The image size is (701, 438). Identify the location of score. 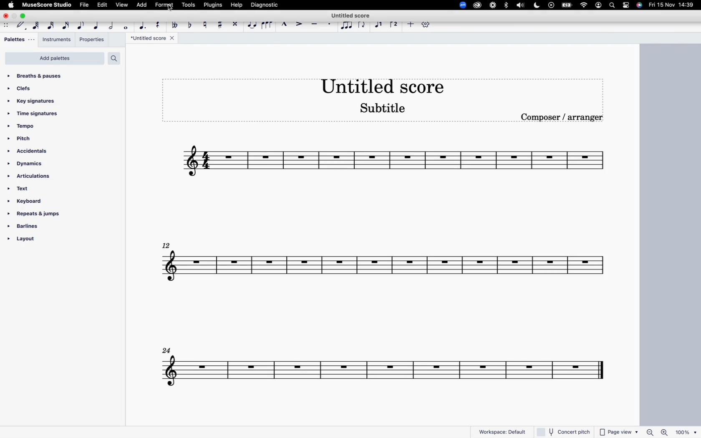
(391, 367).